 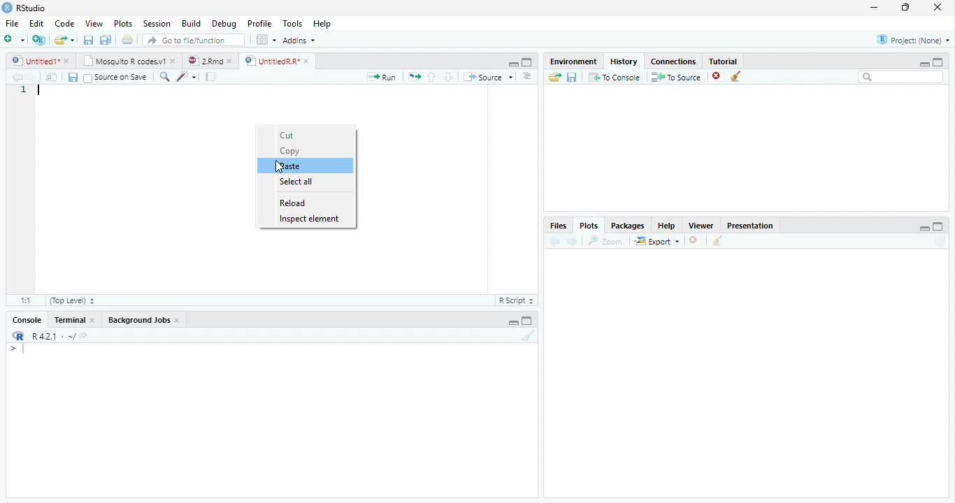 I want to click on Addins, so click(x=299, y=40).